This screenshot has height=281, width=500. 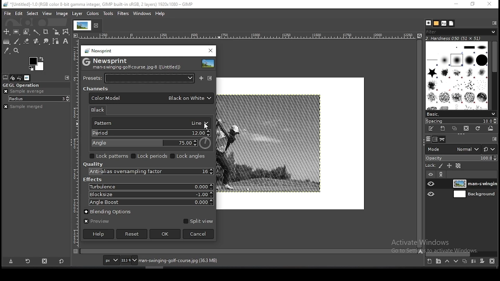 I want to click on period, so click(x=150, y=133).